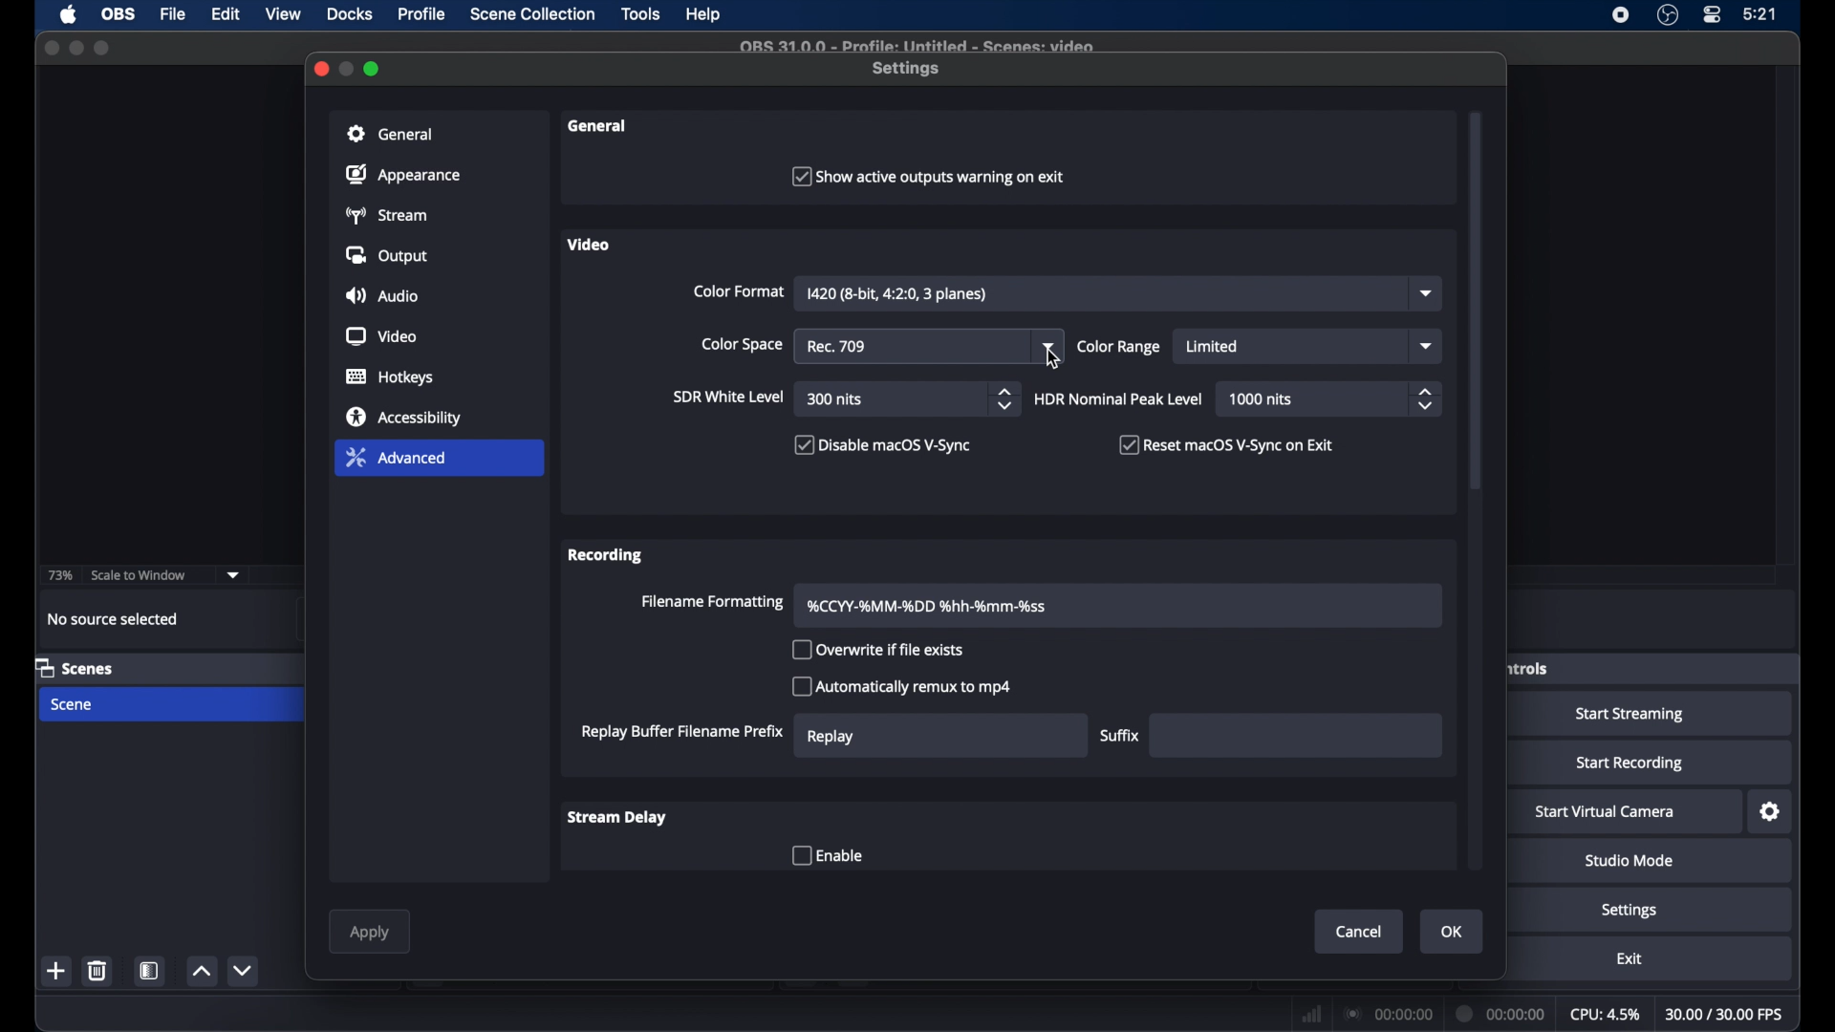 This screenshot has height=1032, width=1835. What do you see at coordinates (368, 933) in the screenshot?
I see `apply` at bounding box center [368, 933].